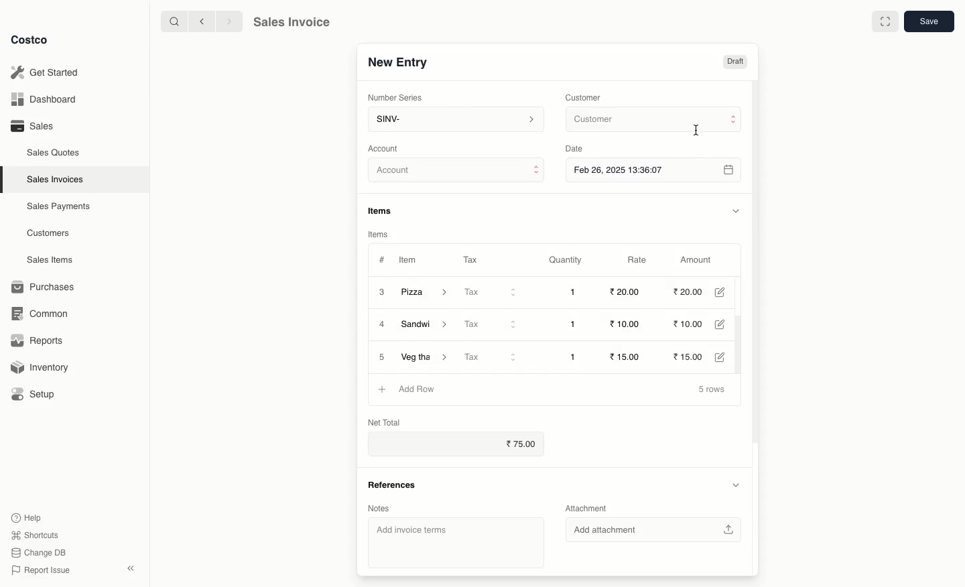  What do you see at coordinates (38, 342) in the screenshot?
I see `Reports` at bounding box center [38, 342].